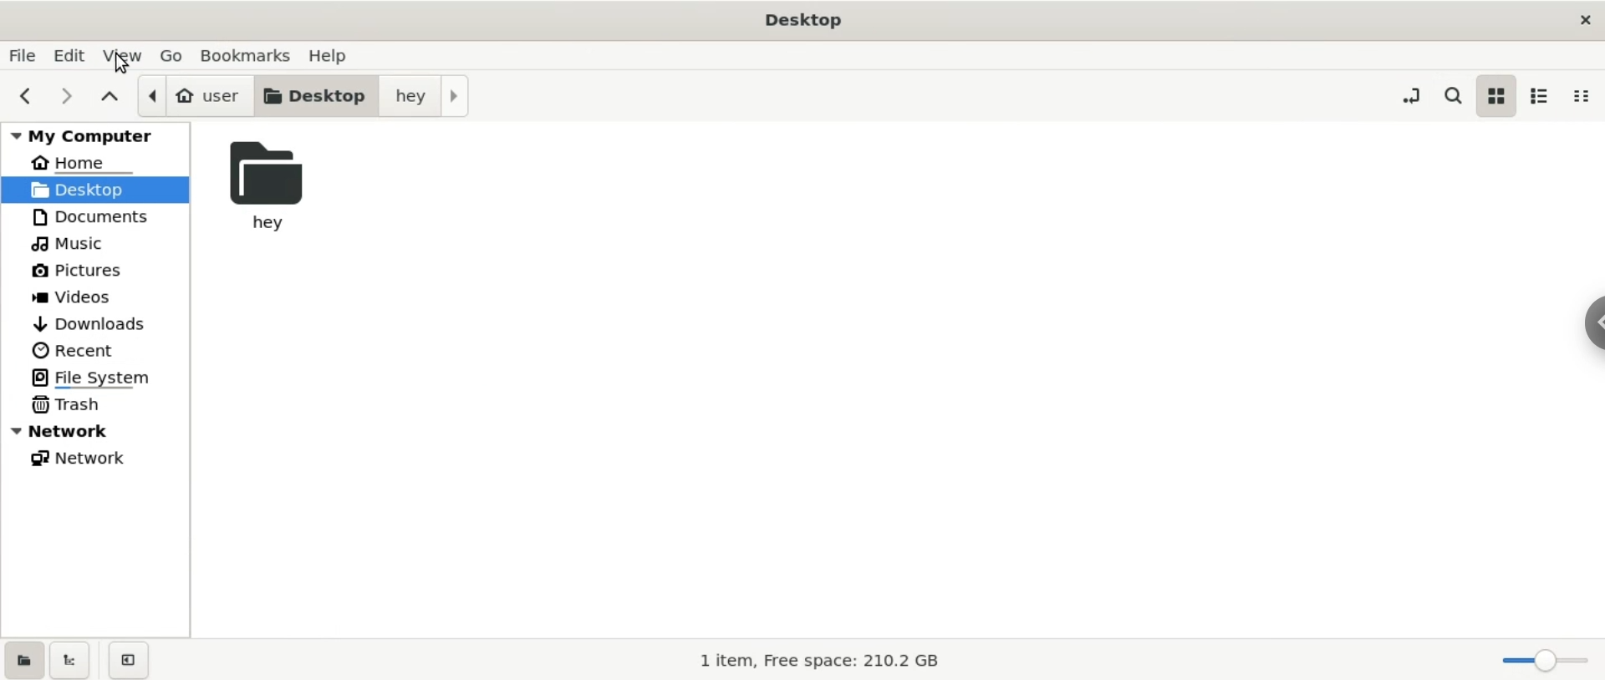 Image resolution: width=1605 pixels, height=680 pixels. Describe the element at coordinates (105, 323) in the screenshot. I see `downloads` at that location.